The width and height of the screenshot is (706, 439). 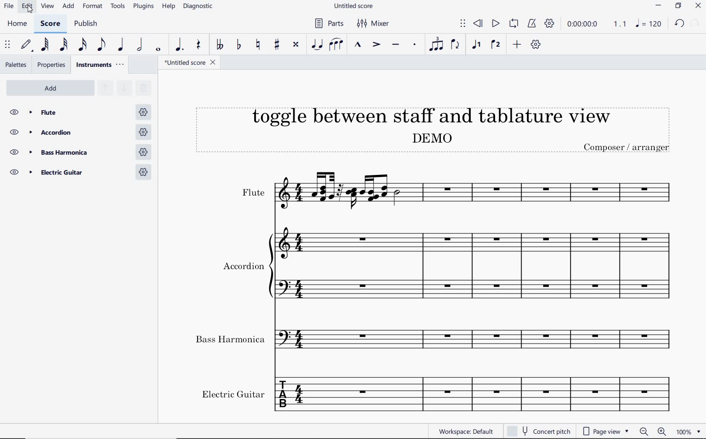 I want to click on select to move, so click(x=8, y=45).